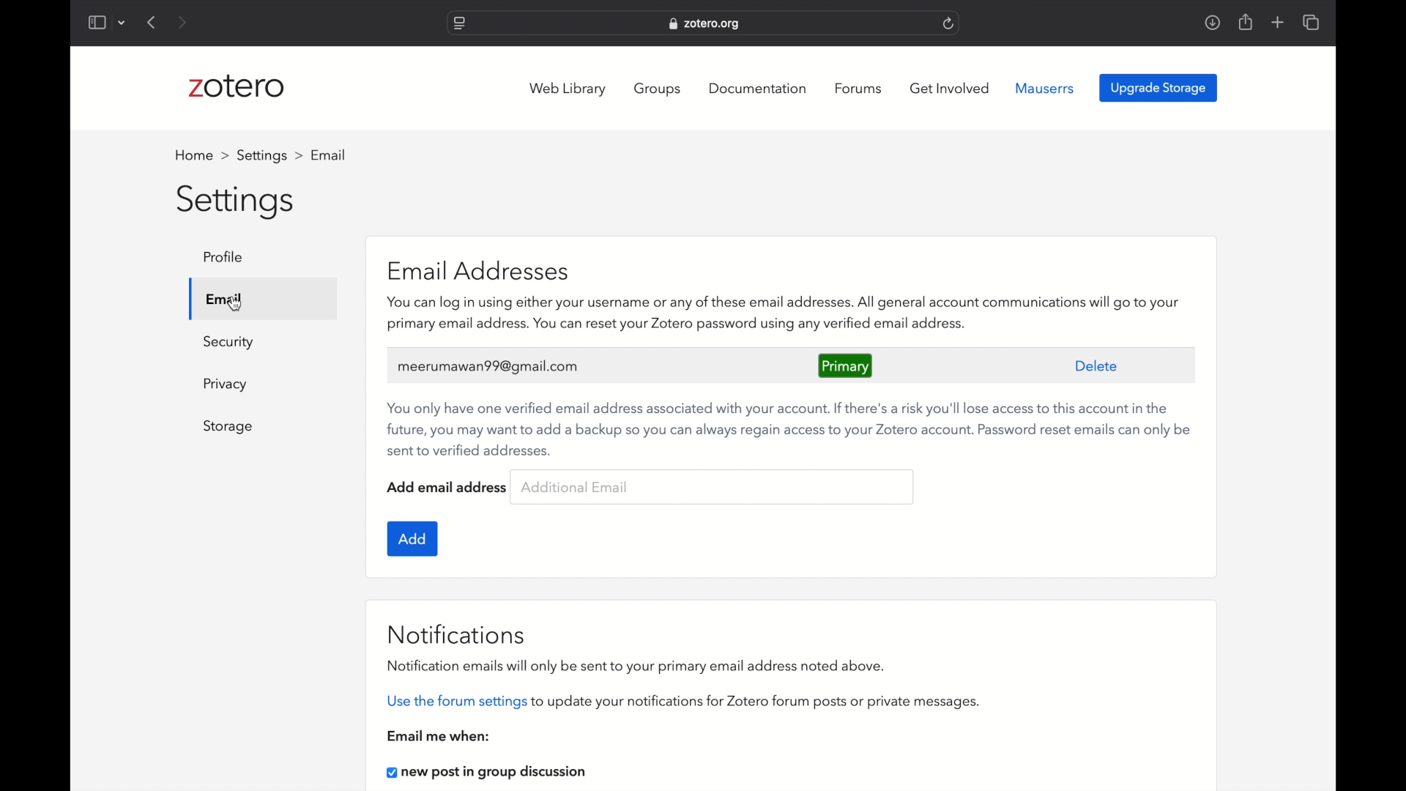  I want to click on new tab, so click(1278, 23).